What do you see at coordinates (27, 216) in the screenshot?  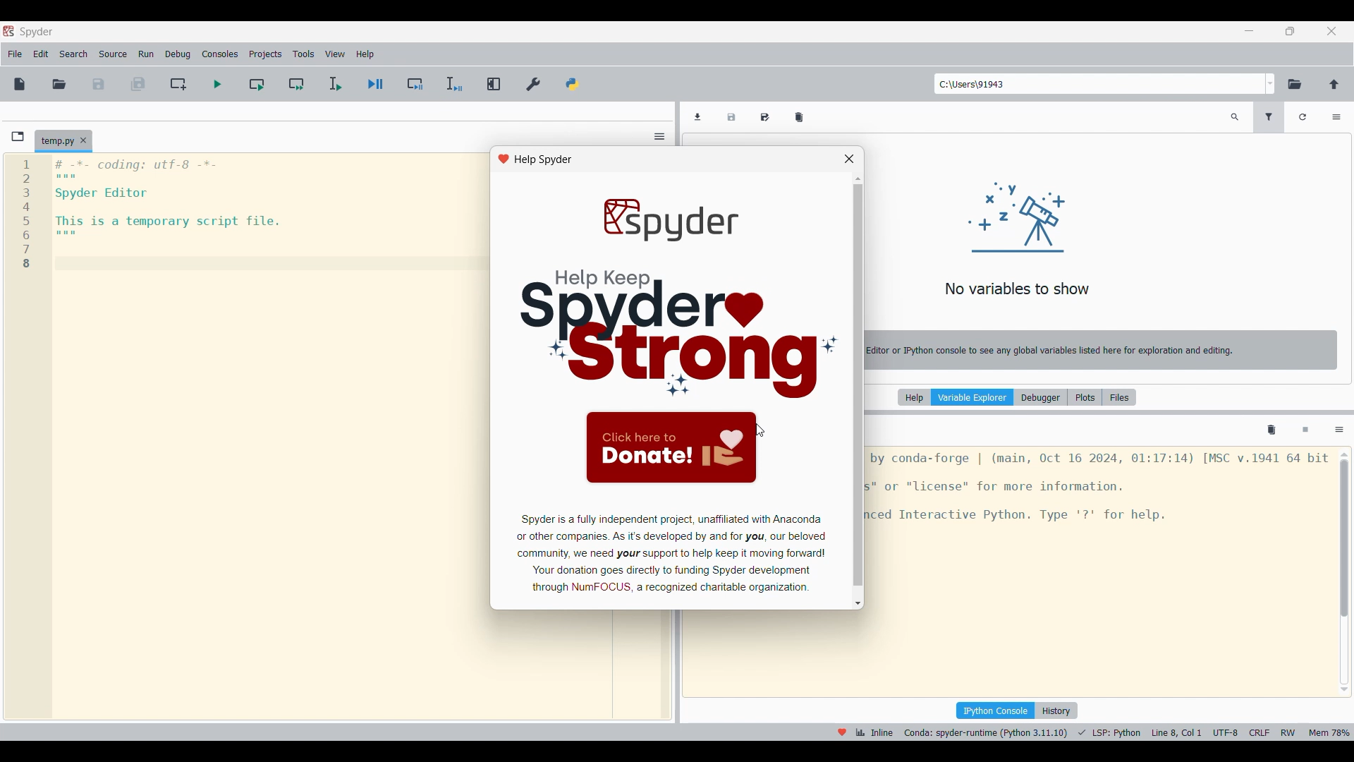 I see `1
2
B
4
5
6
7
8` at bounding box center [27, 216].